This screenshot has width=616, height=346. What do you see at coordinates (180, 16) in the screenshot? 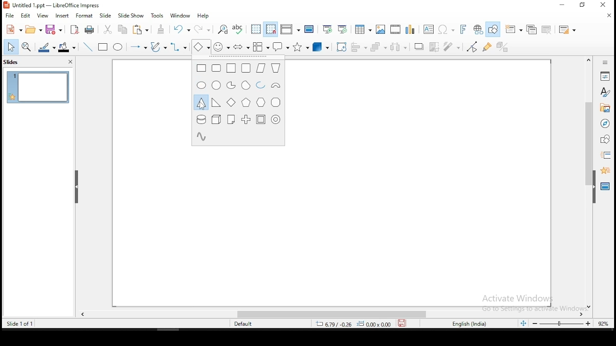
I see `window` at bounding box center [180, 16].